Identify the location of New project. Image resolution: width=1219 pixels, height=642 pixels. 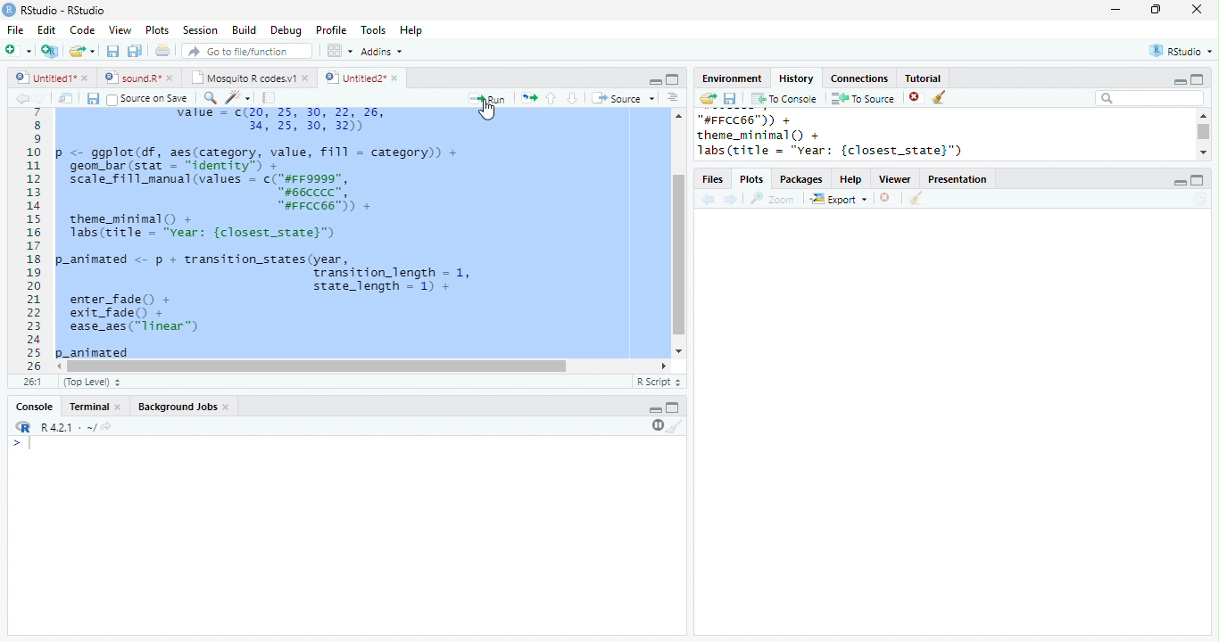
(50, 52).